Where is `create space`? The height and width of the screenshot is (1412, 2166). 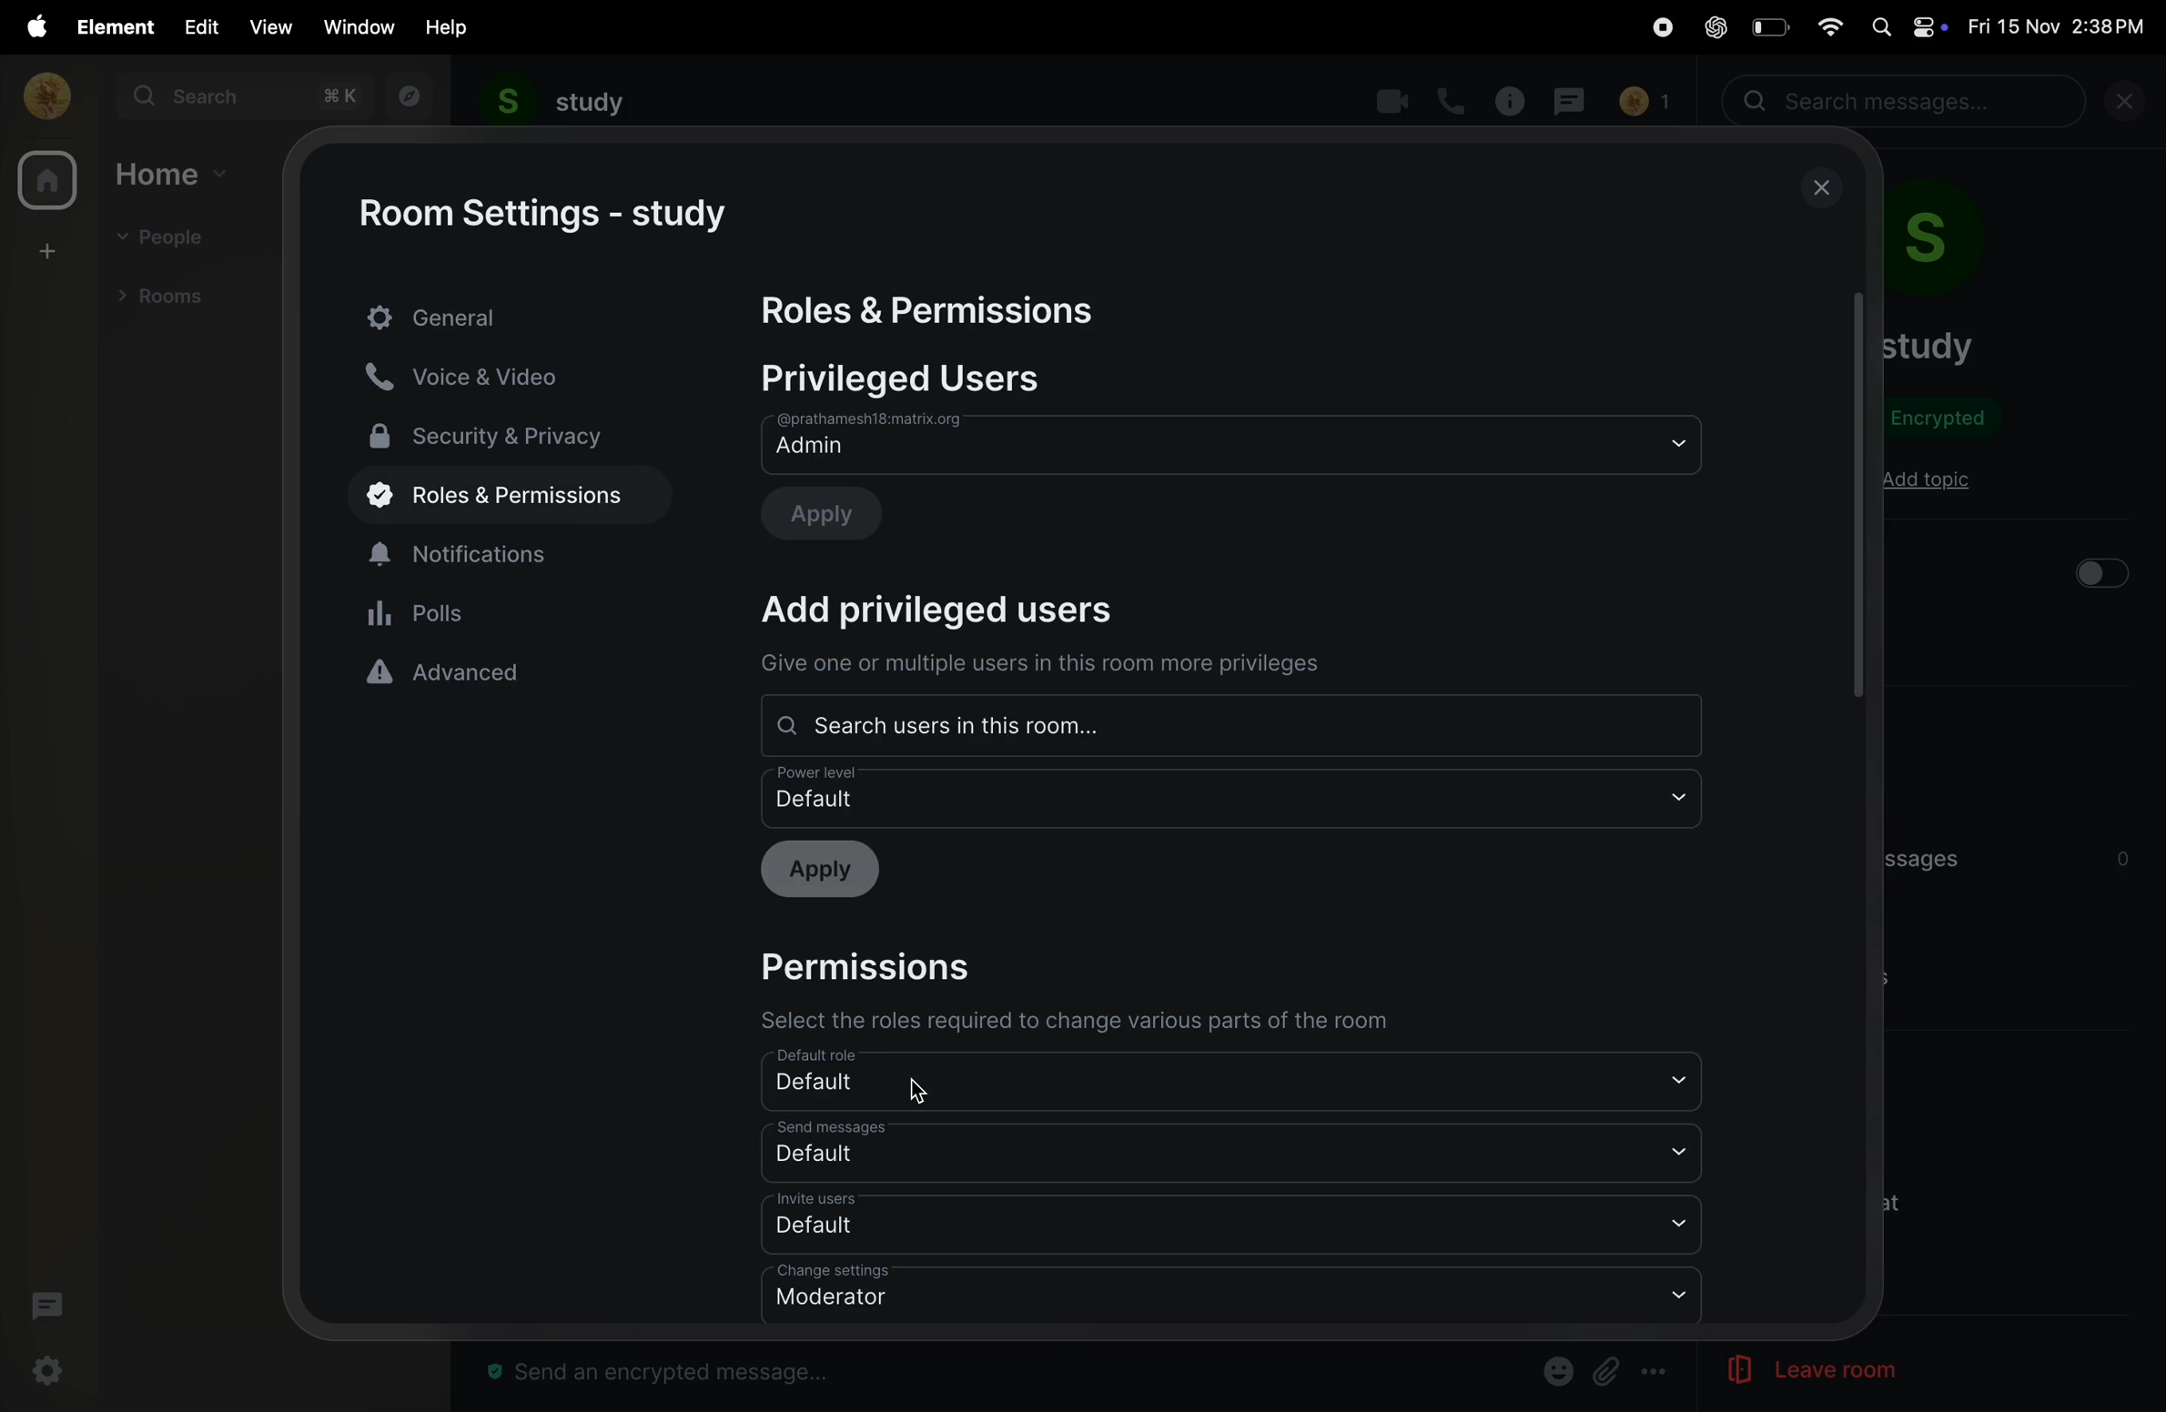
create space is located at coordinates (44, 249).